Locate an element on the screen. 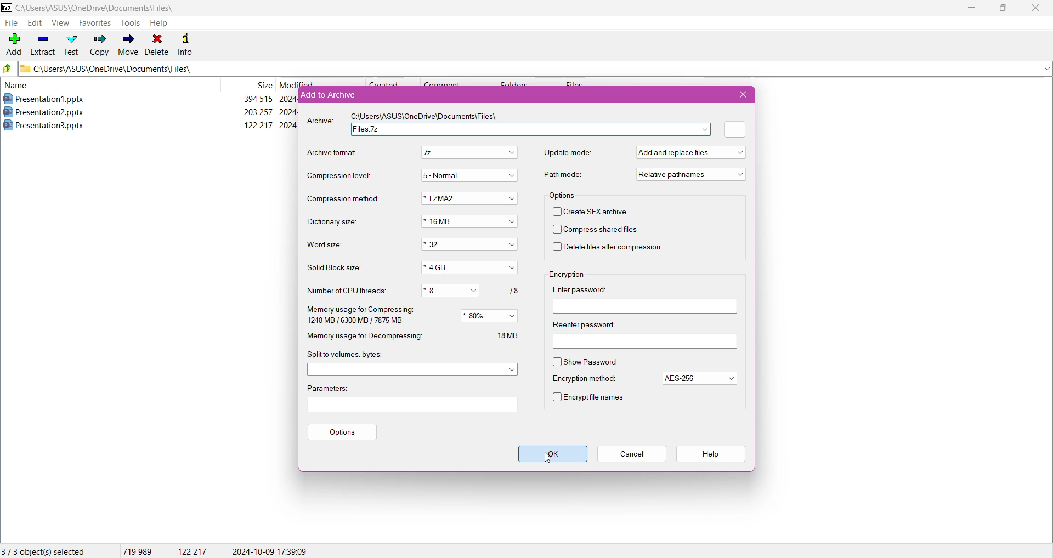 Image resolution: width=1053 pixels, height=558 pixels. C:\Users\ASUS\OneDrive\Documents\Files\ is located at coordinates (104, 8).